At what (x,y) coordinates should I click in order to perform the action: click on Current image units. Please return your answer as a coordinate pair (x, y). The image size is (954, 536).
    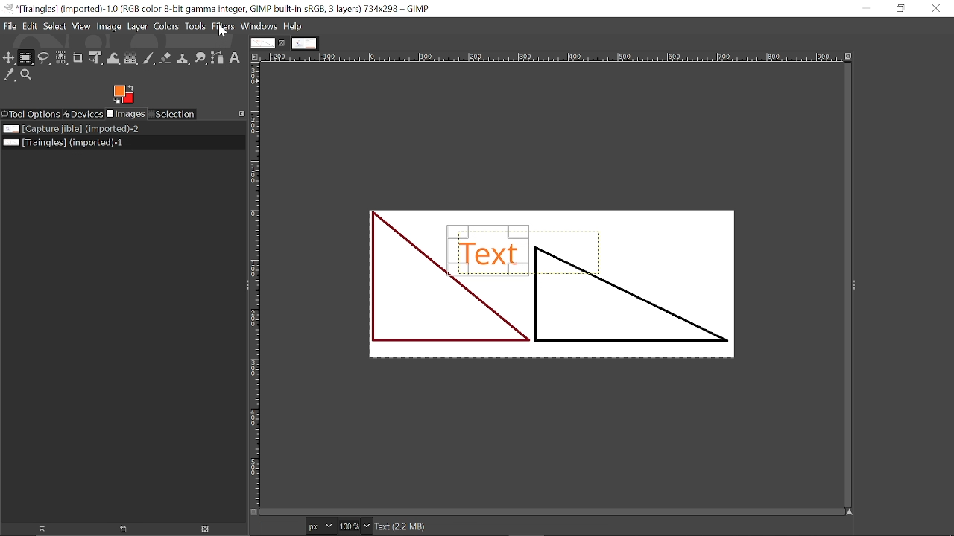
    Looking at the image, I should click on (317, 525).